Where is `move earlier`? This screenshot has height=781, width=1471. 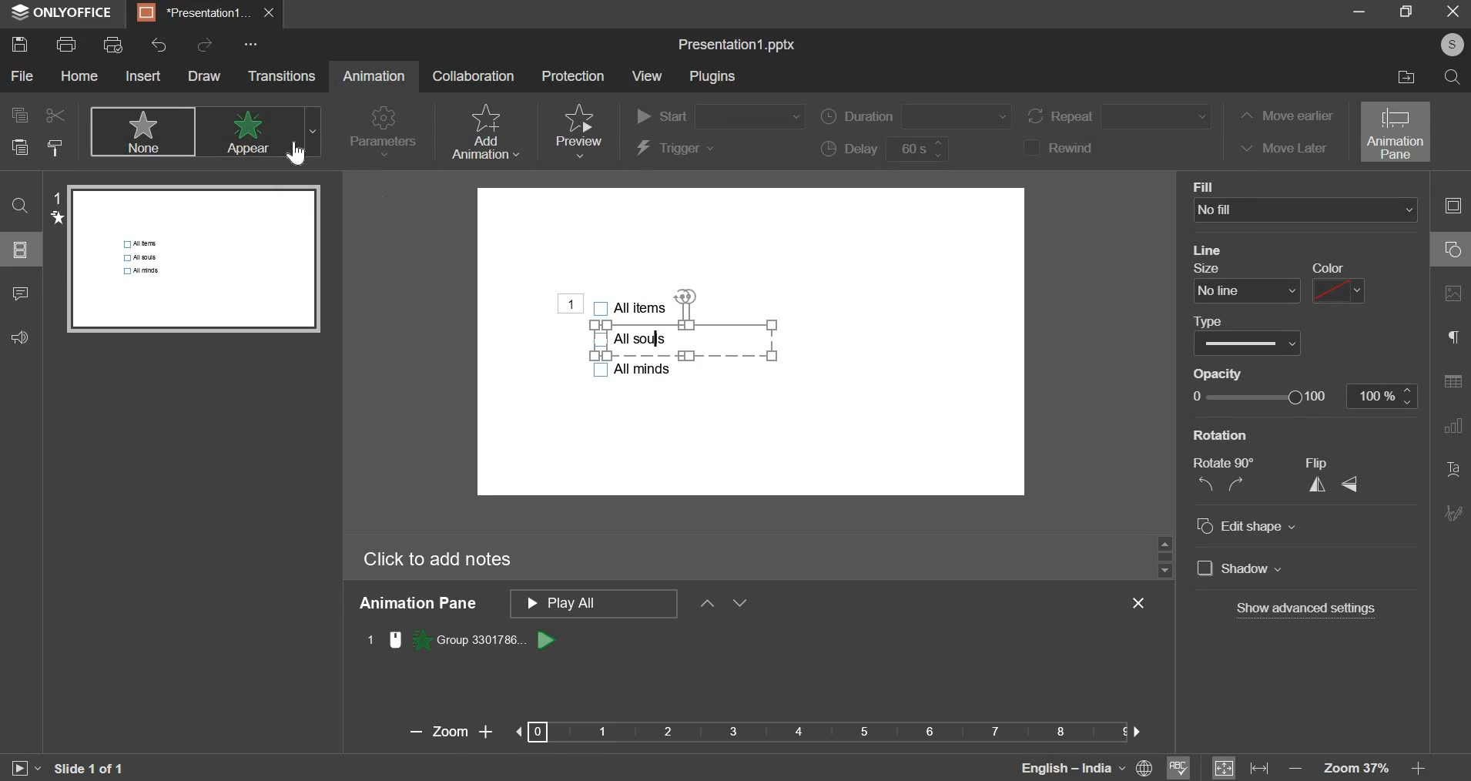 move earlier is located at coordinates (1284, 117).